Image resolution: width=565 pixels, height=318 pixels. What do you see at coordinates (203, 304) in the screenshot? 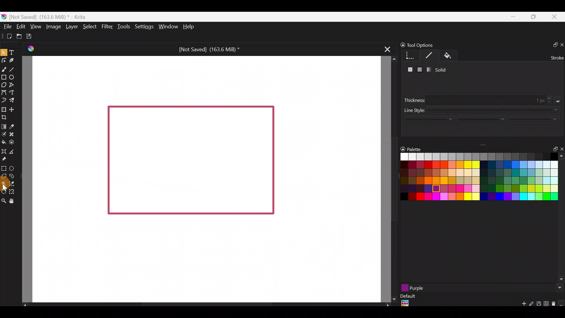
I see `Scroll bar` at bounding box center [203, 304].